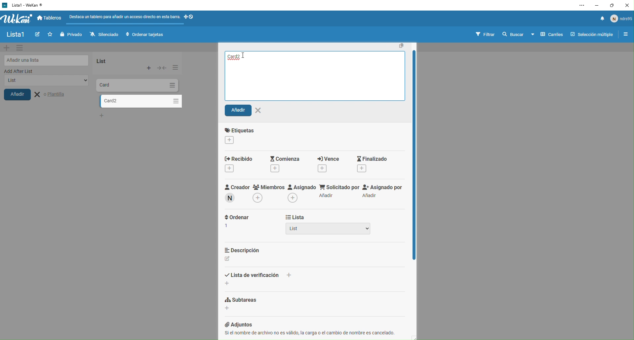  Describe the element at coordinates (21, 48) in the screenshot. I see `settings` at that location.